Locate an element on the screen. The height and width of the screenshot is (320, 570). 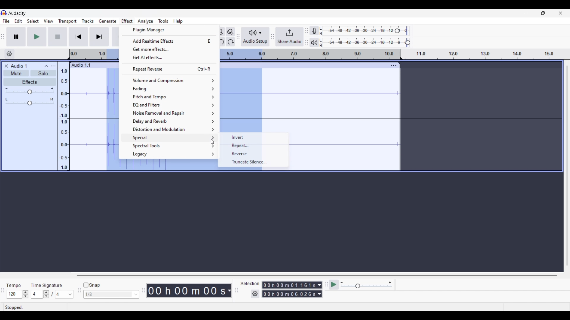
Generate menu is located at coordinates (107, 21).